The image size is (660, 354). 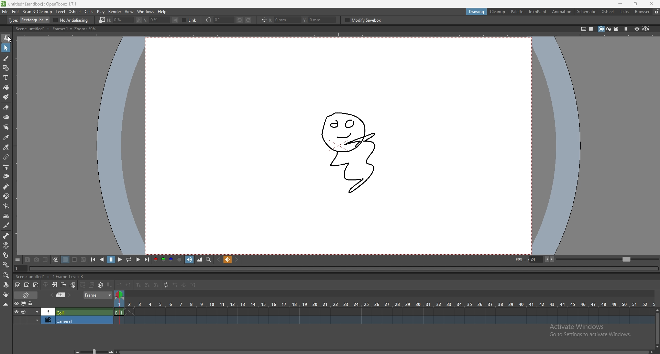 What do you see at coordinates (5, 11) in the screenshot?
I see `file` at bounding box center [5, 11].